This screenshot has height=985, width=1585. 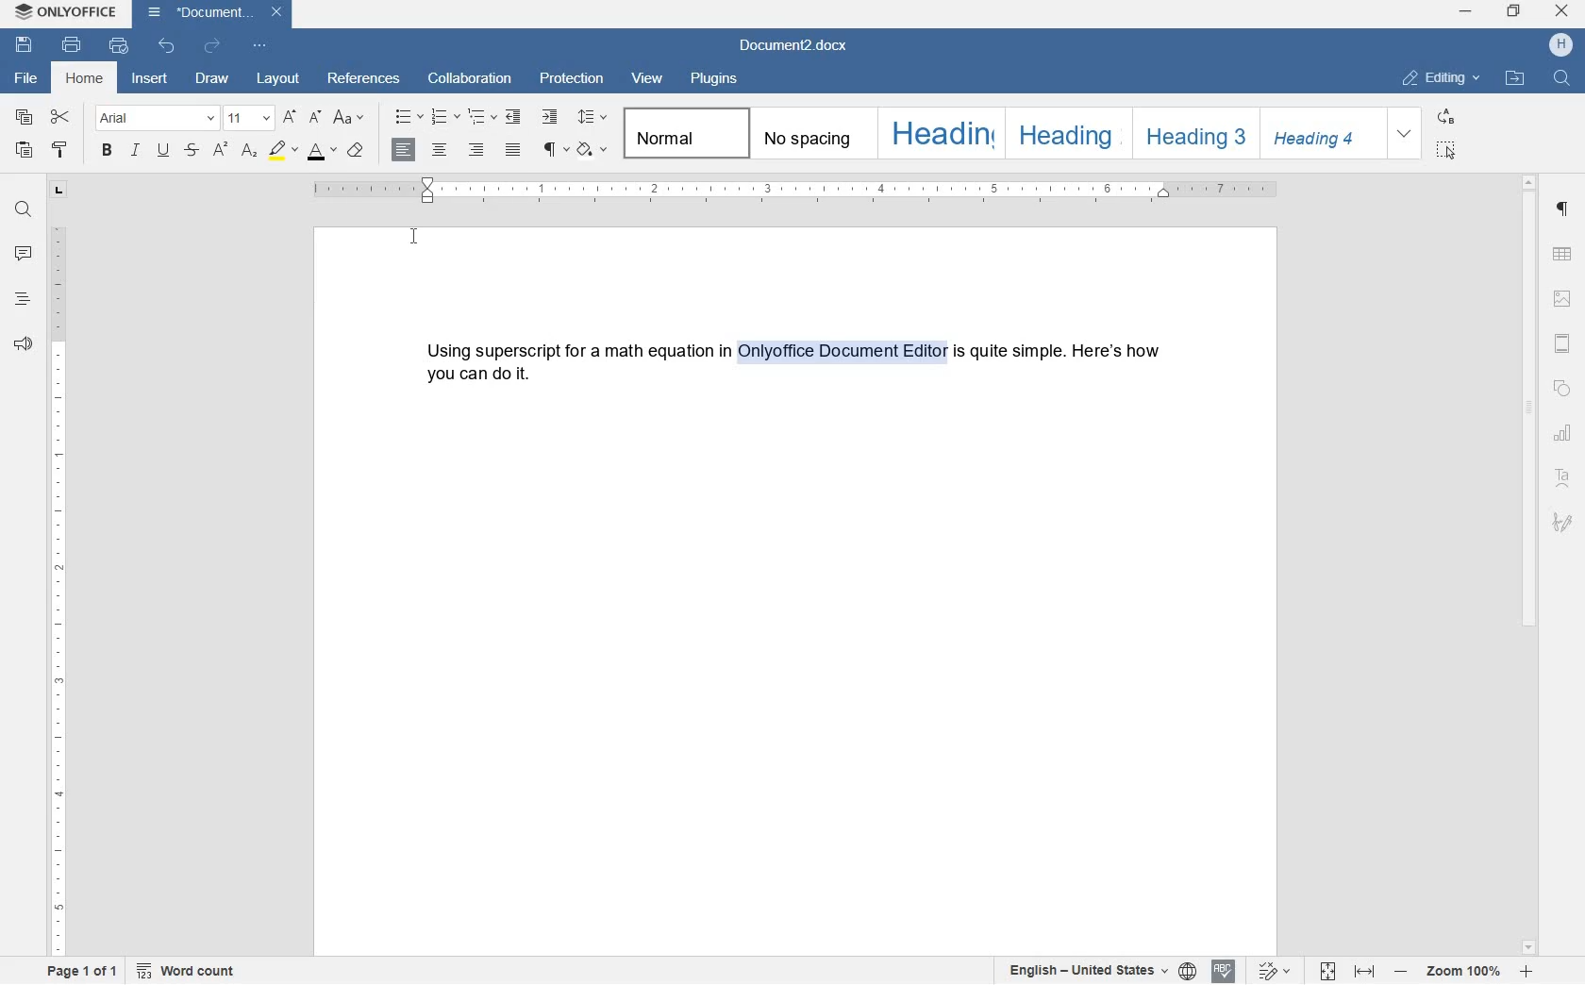 I want to click on feedback & support, so click(x=24, y=344).